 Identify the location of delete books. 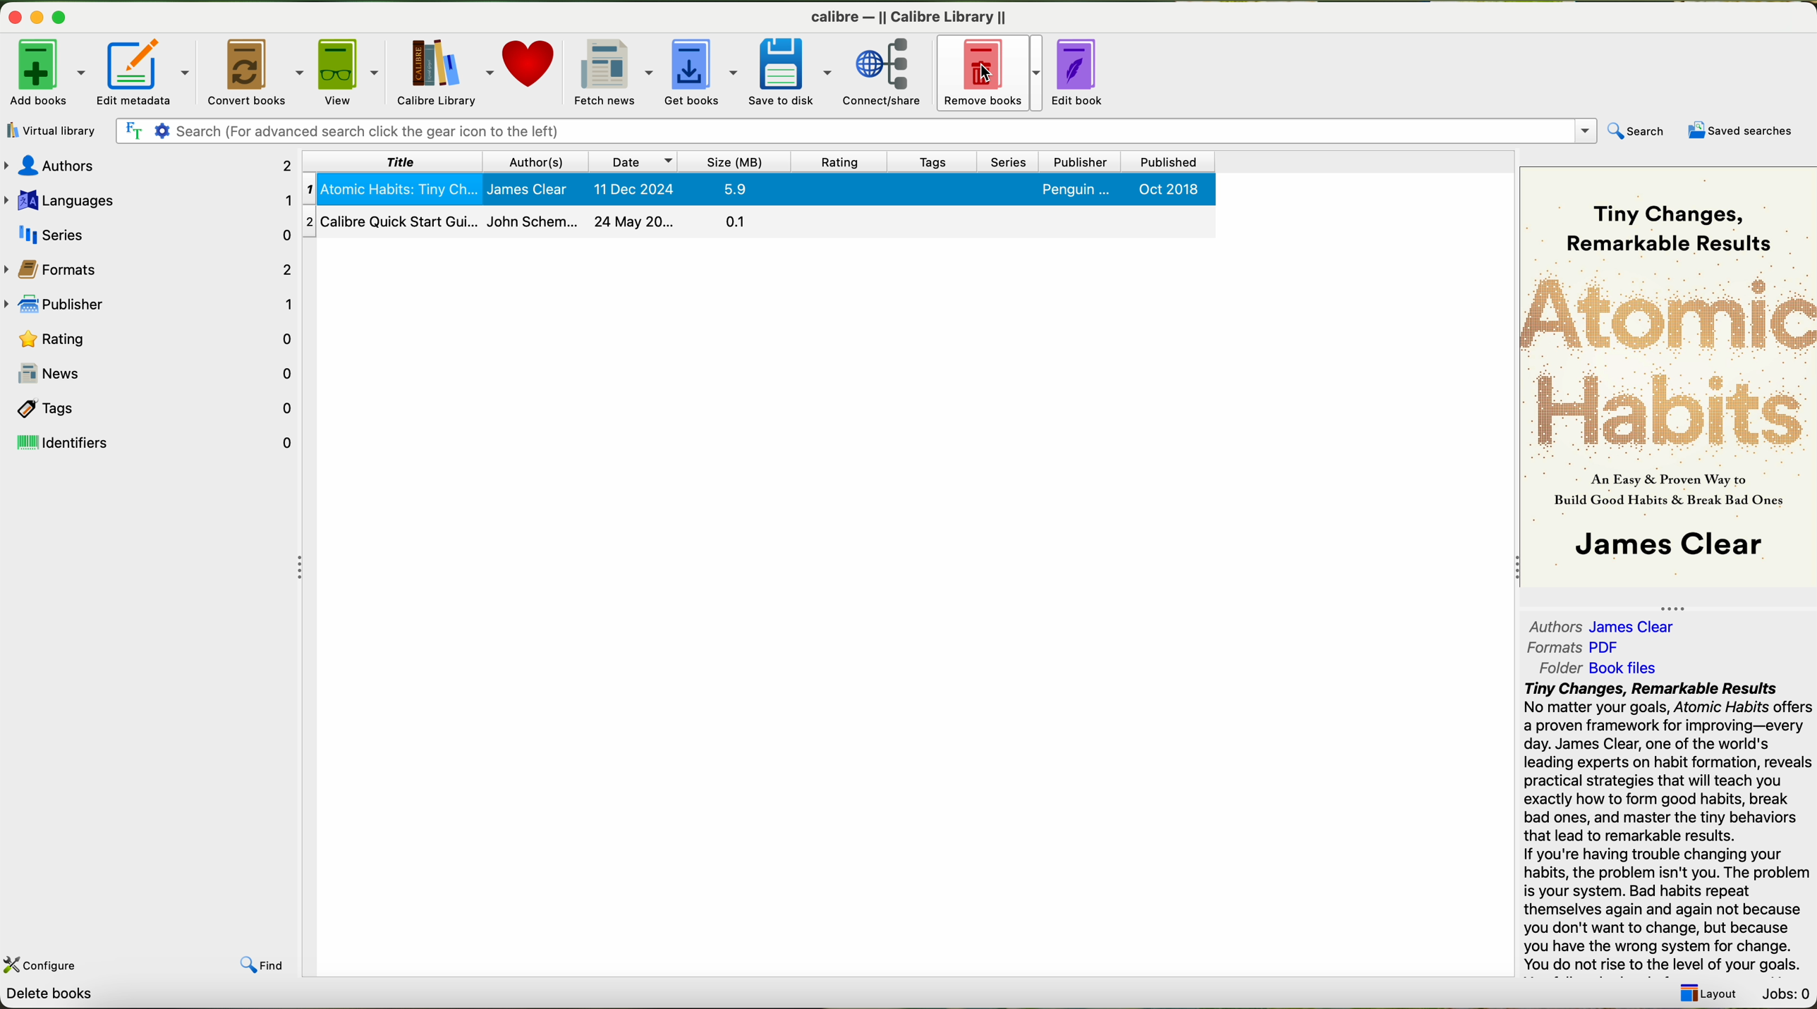
(48, 995).